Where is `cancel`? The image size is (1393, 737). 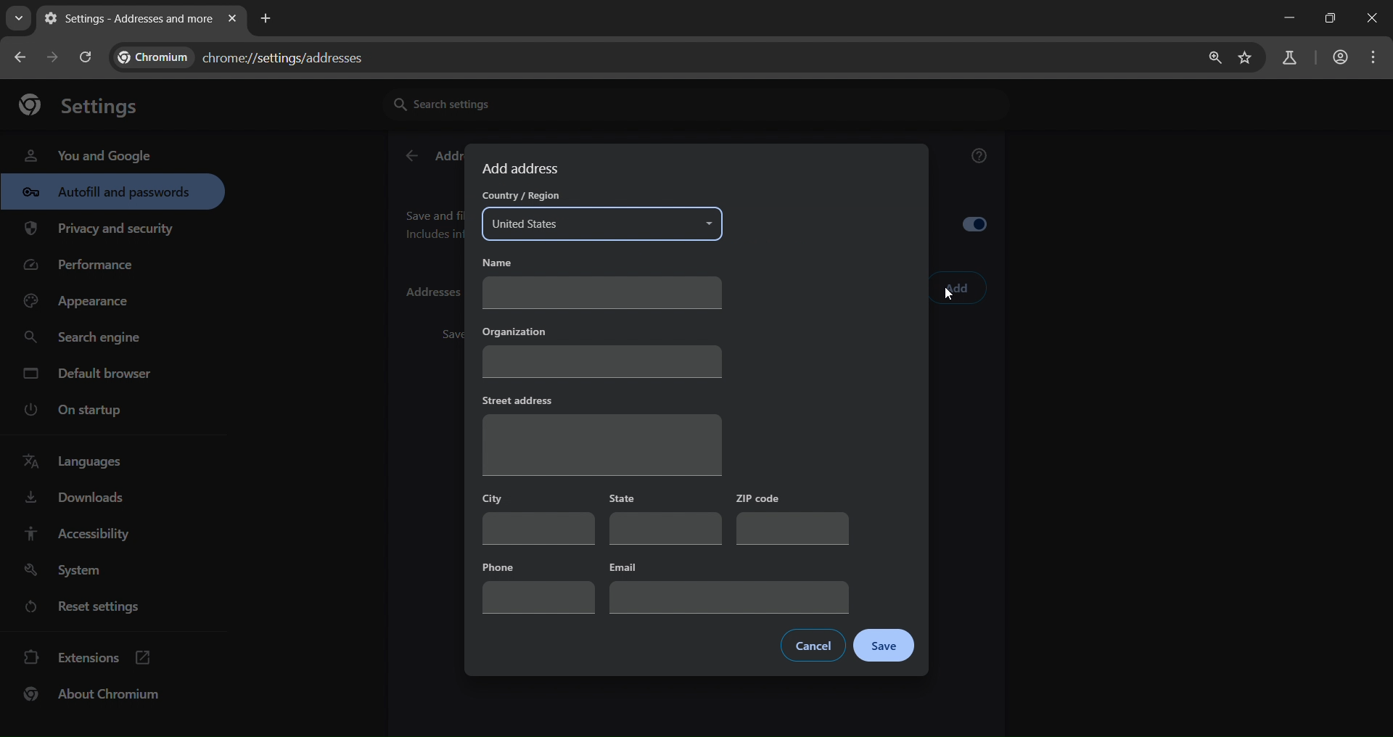 cancel is located at coordinates (814, 646).